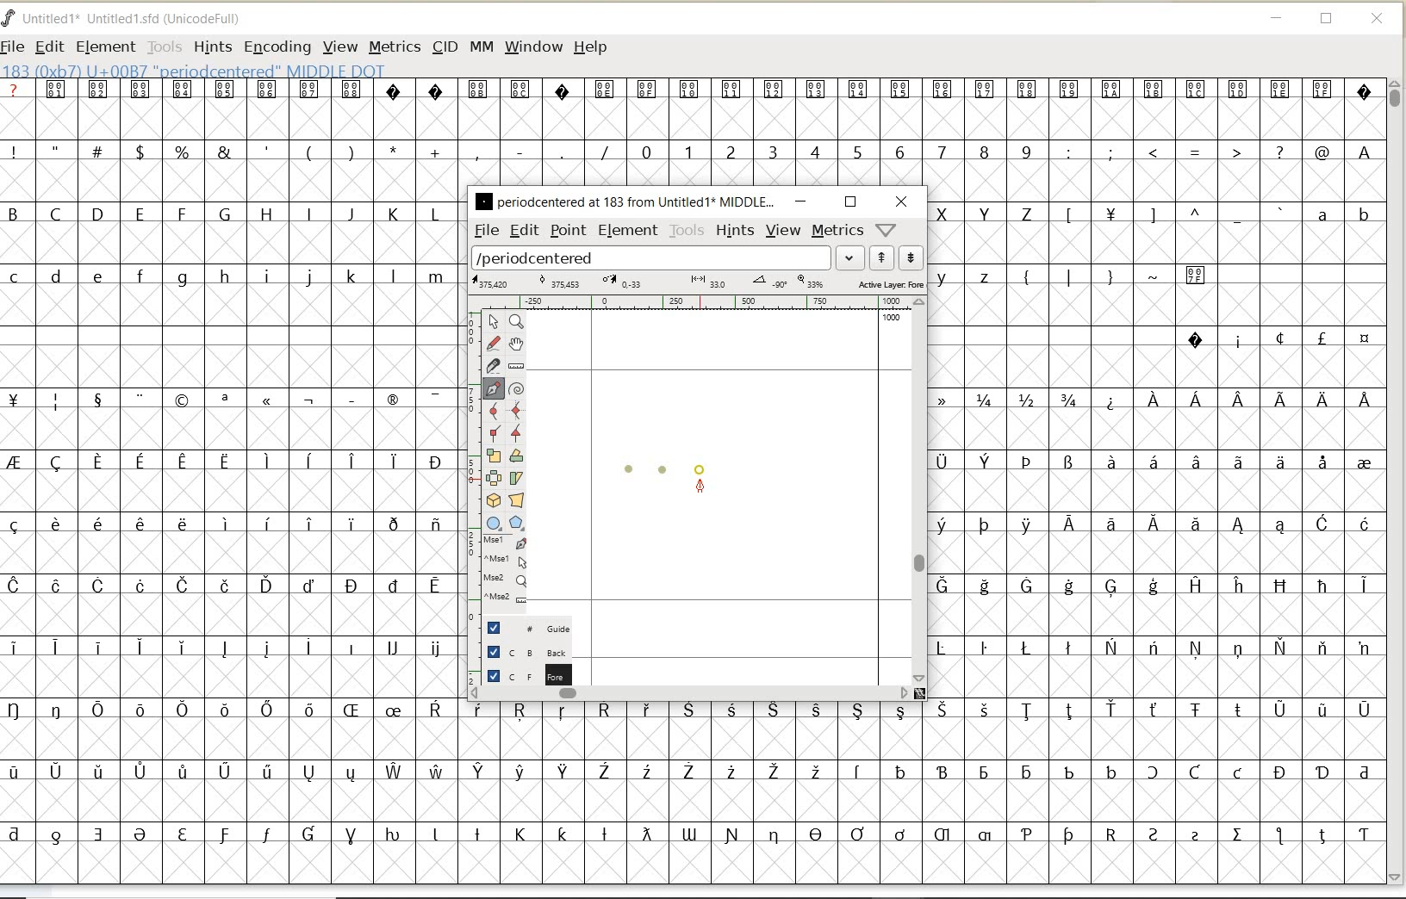 This screenshot has width=1406, height=899. I want to click on scroll by hand, so click(515, 344).